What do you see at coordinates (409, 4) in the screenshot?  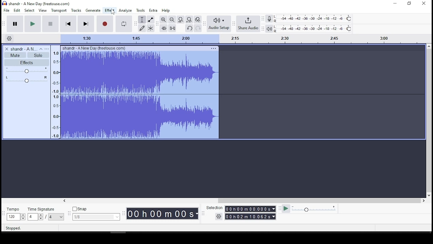 I see `restore` at bounding box center [409, 4].